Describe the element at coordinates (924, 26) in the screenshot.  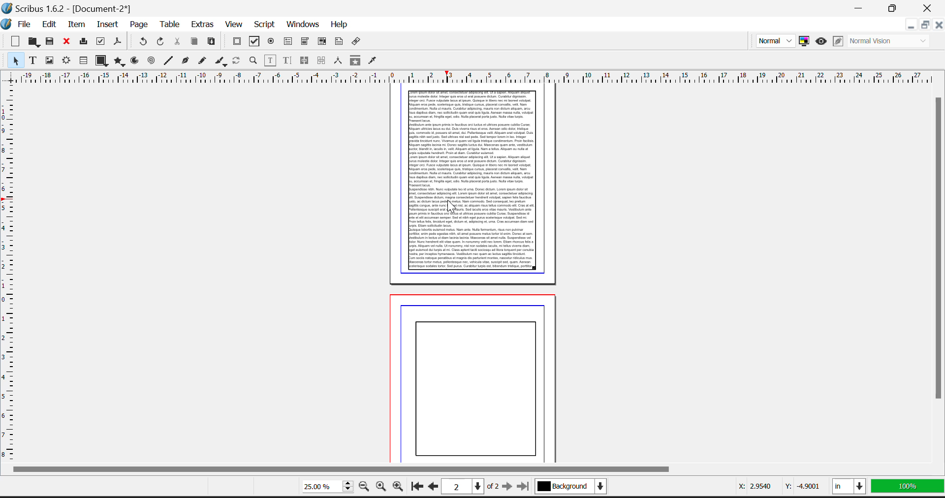
I see `Minimize` at that location.